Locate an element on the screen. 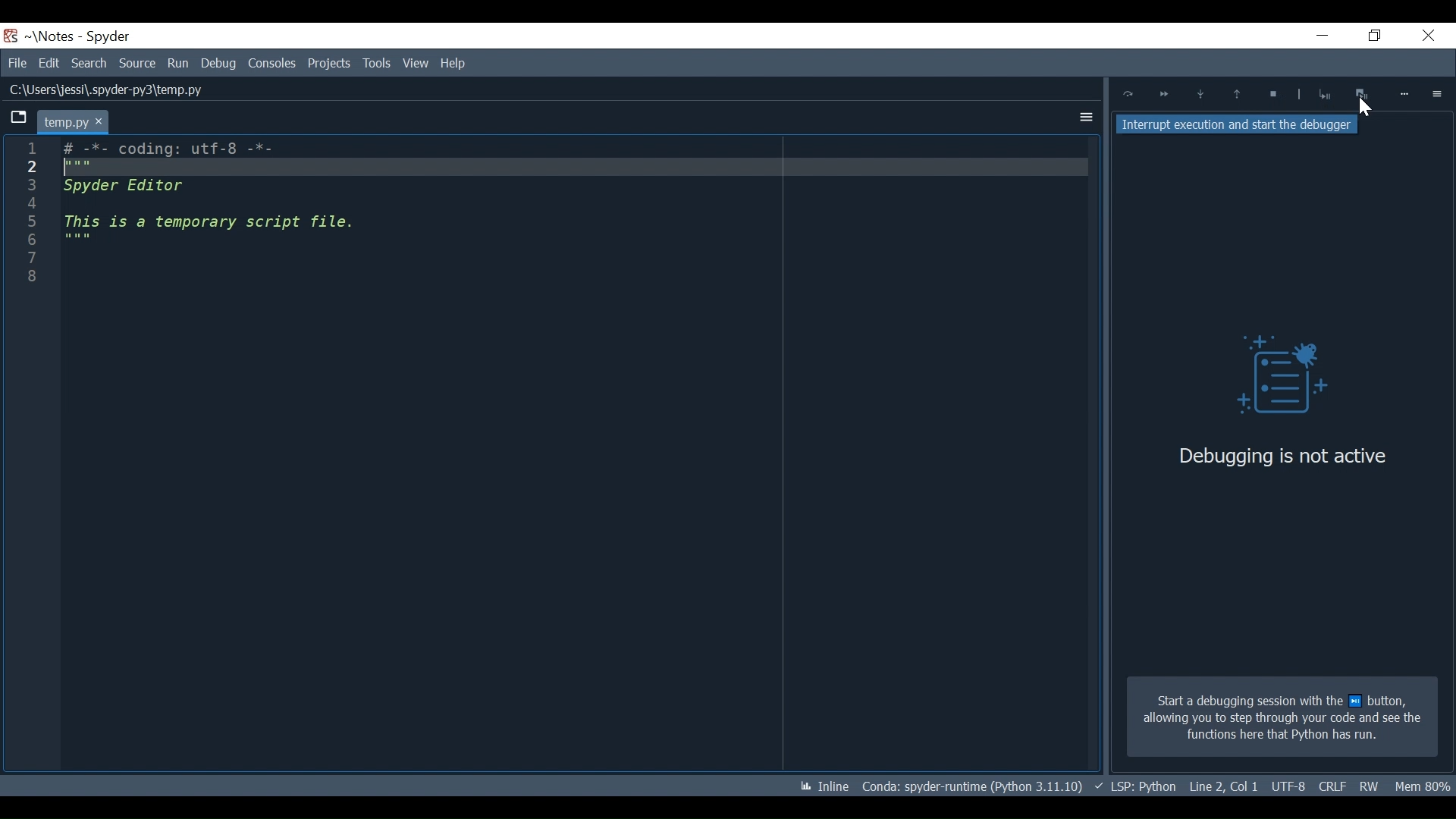  Cursor is located at coordinates (1364, 108).